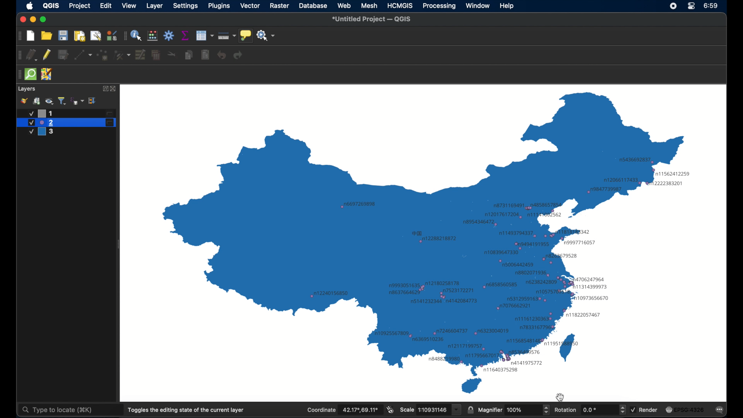  I want to click on magnifier, so click(514, 410).